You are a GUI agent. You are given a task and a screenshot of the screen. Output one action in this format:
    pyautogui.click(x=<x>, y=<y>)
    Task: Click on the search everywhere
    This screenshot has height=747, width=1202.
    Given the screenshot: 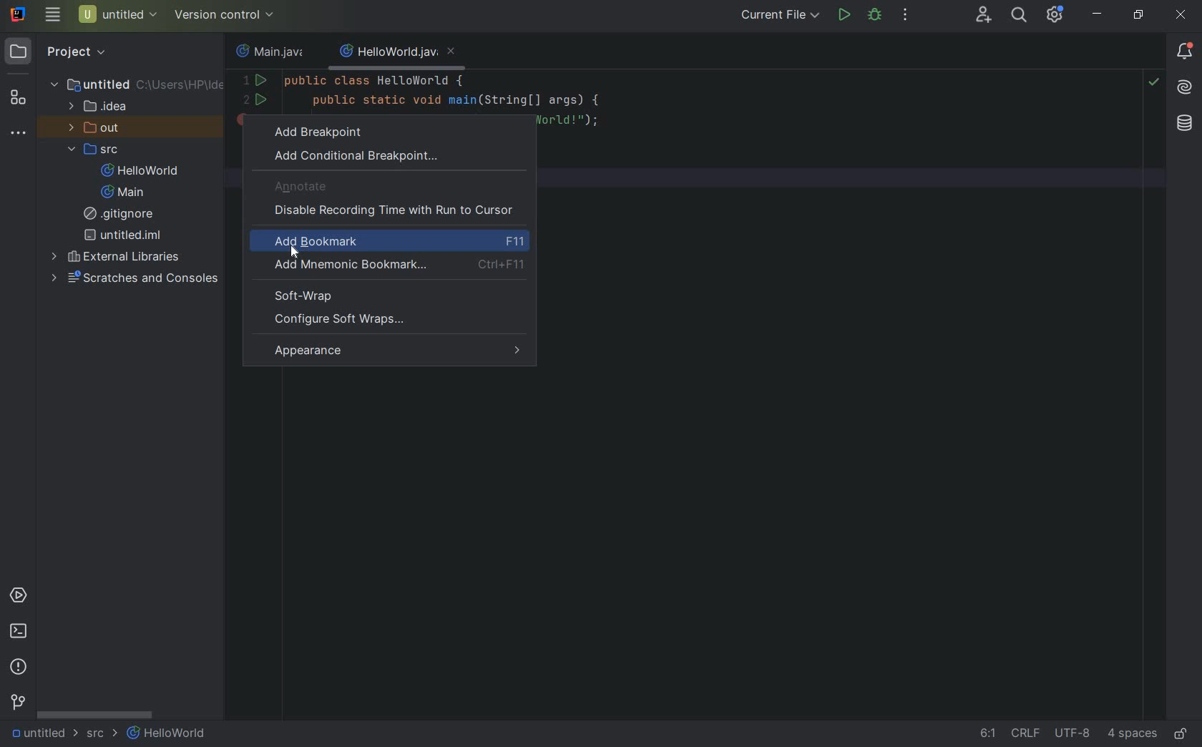 What is the action you would take?
    pyautogui.click(x=1017, y=15)
    